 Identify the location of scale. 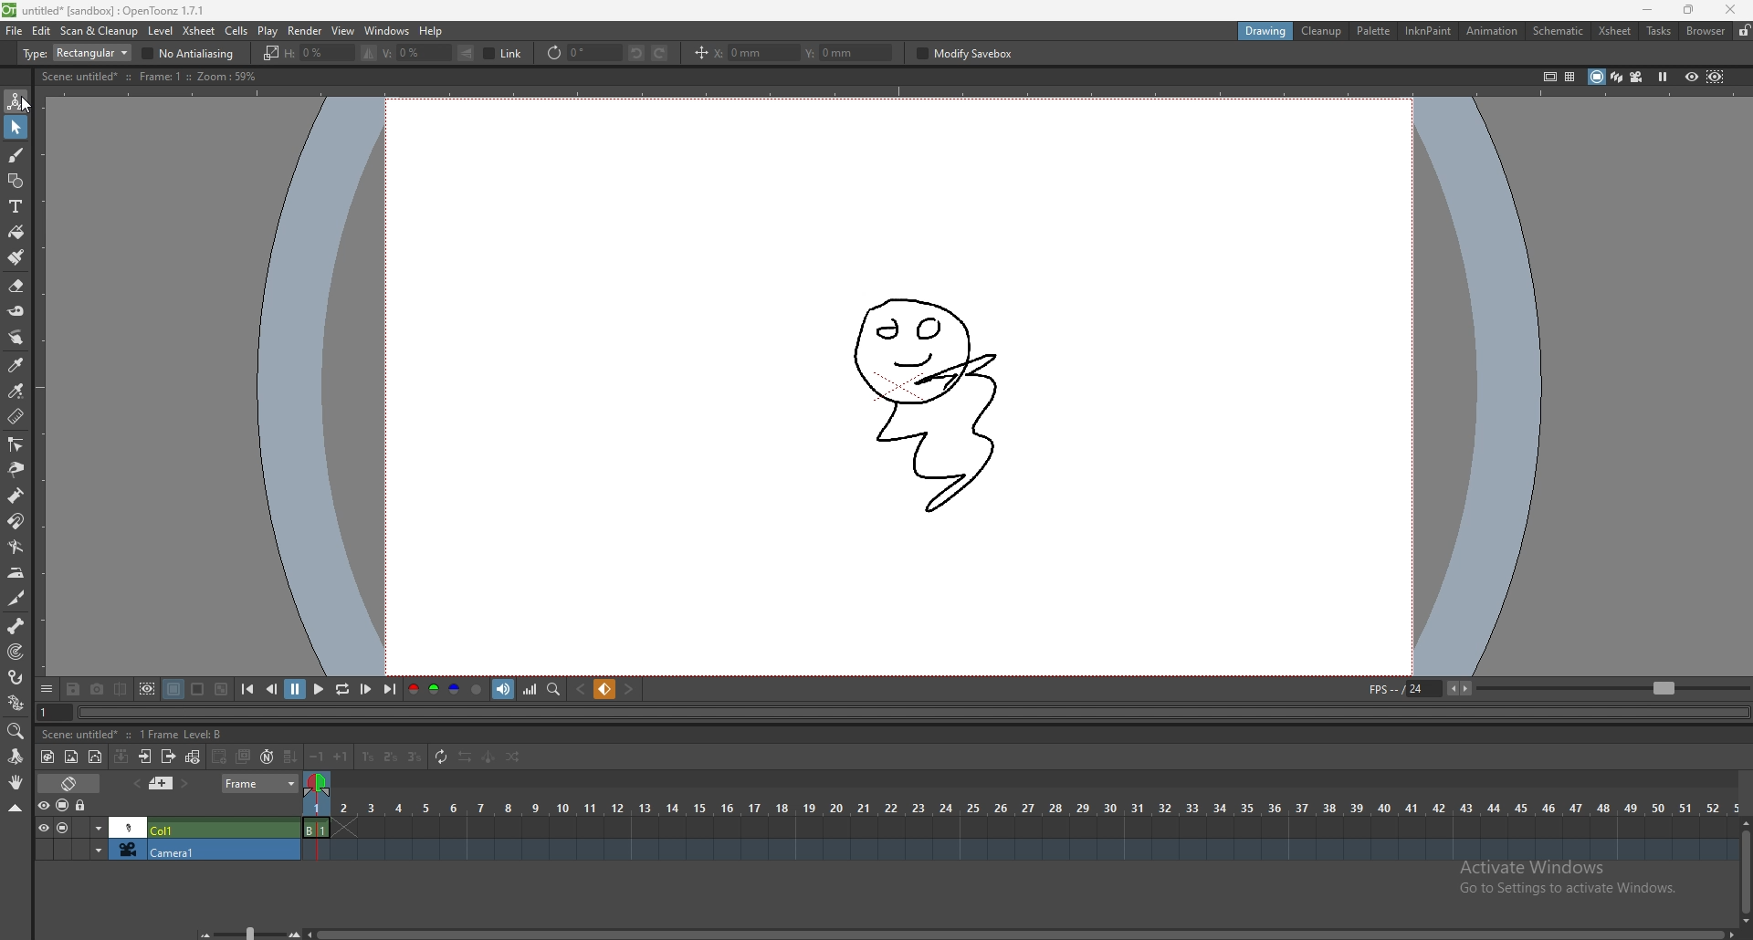
(269, 53).